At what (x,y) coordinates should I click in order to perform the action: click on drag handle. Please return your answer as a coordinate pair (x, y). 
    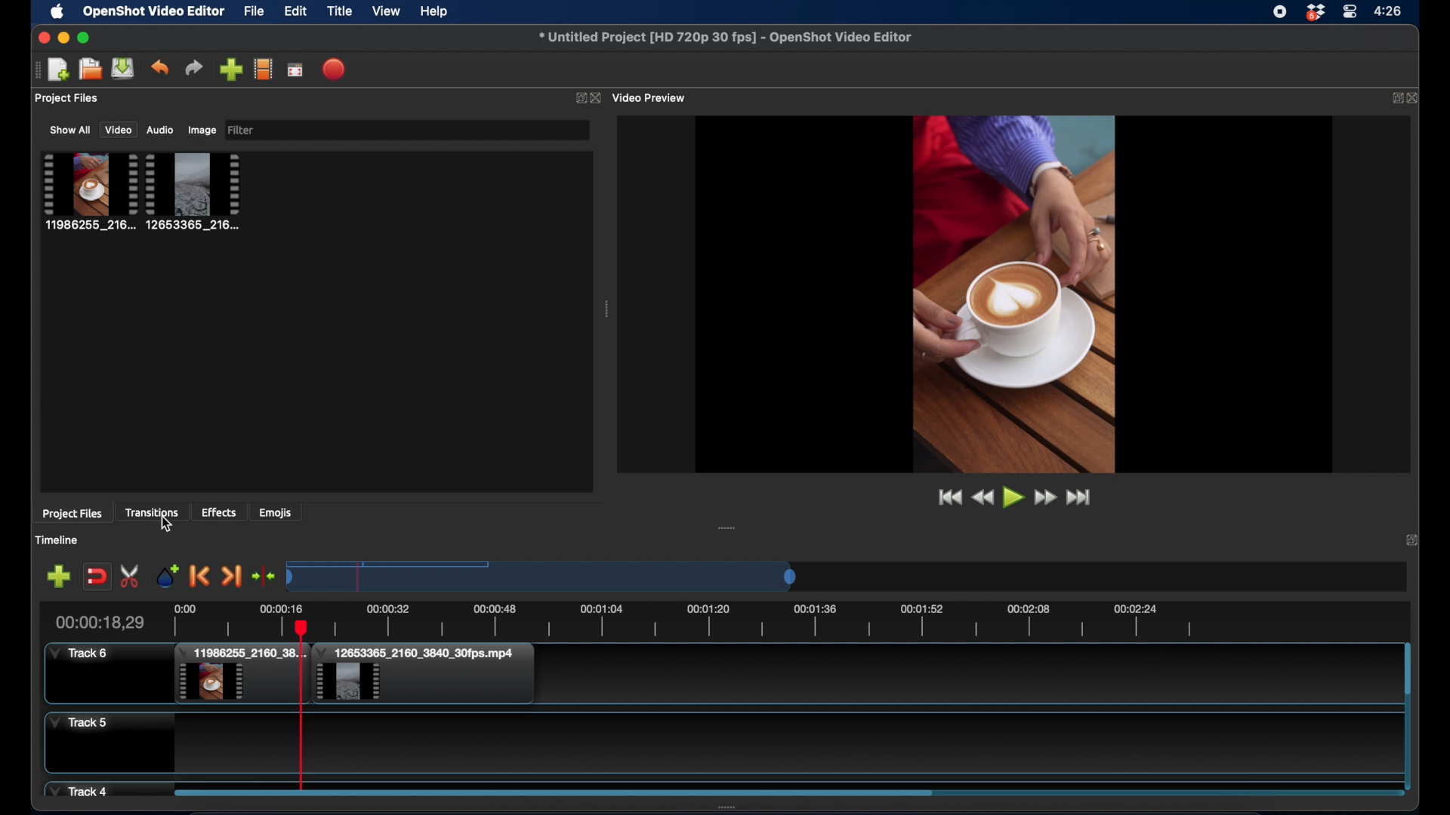
    Looking at the image, I should click on (728, 527).